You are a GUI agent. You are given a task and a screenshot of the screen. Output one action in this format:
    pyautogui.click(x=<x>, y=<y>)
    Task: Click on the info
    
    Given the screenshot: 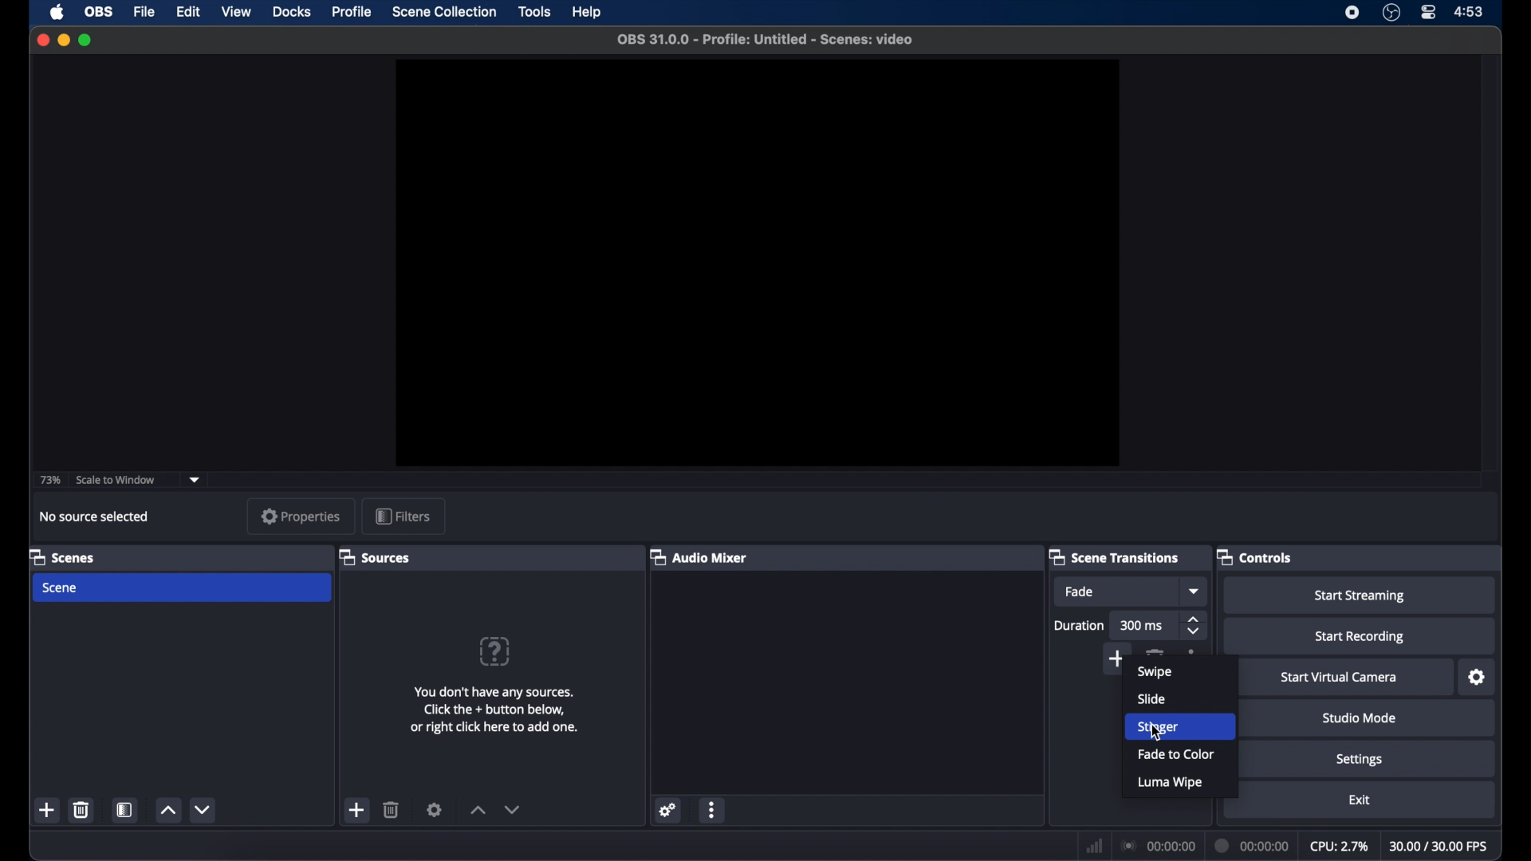 What is the action you would take?
    pyautogui.click(x=497, y=710)
    